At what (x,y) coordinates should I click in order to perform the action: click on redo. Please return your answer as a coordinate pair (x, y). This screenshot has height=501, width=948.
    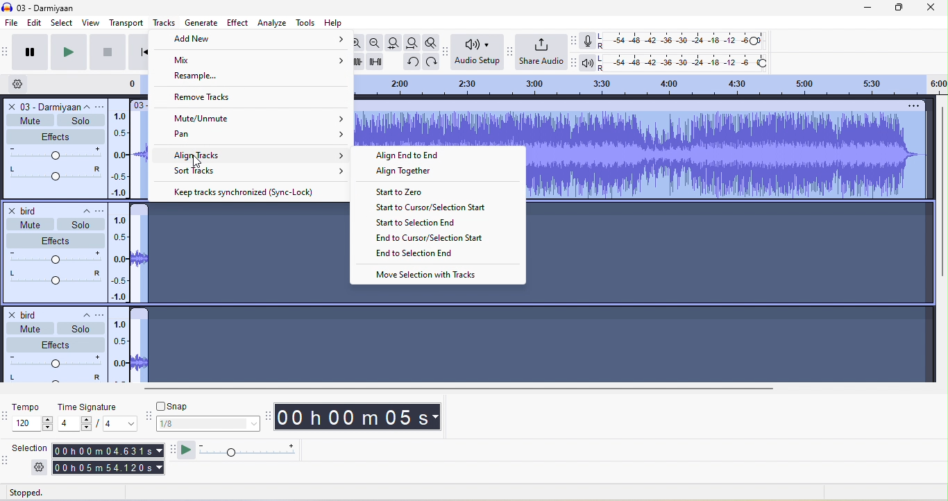
    Looking at the image, I should click on (432, 61).